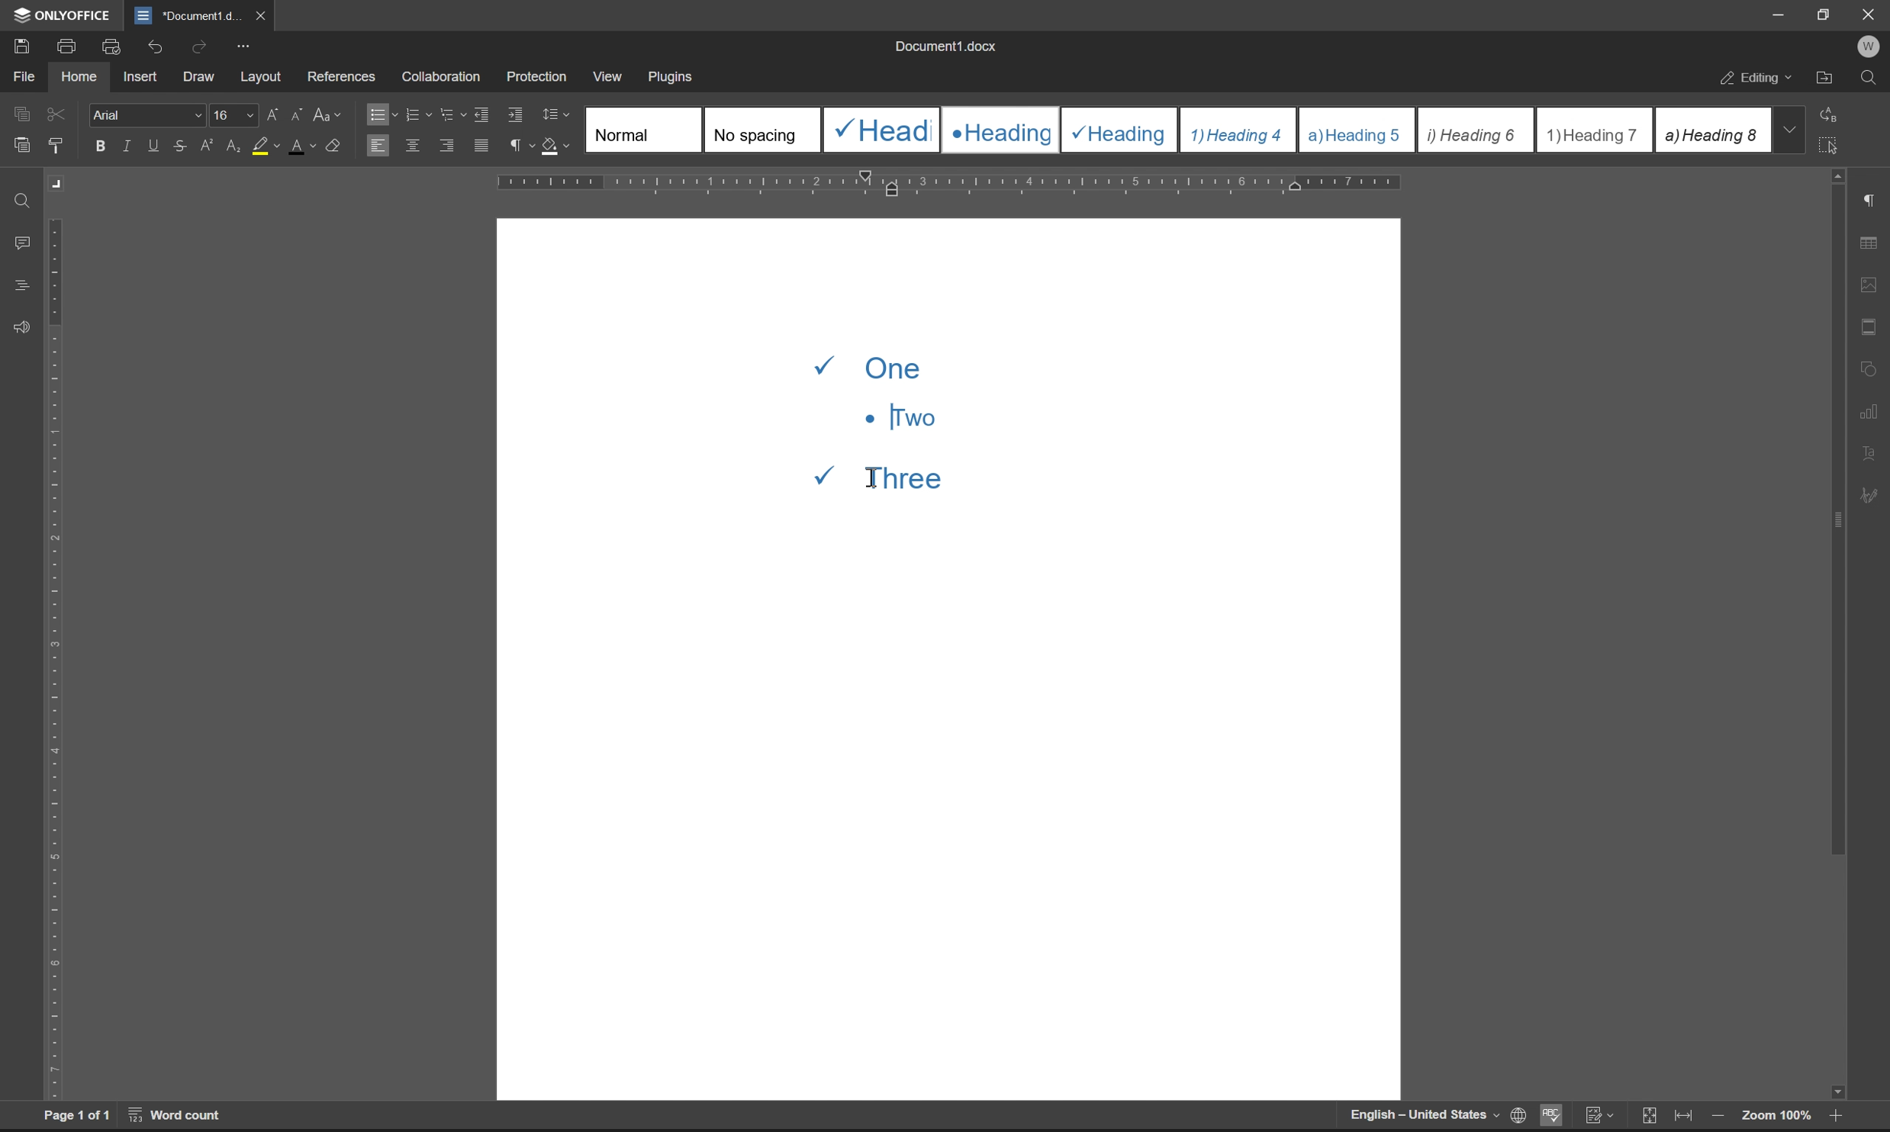 This screenshot has height=1132, width=1890. Describe the element at coordinates (1550, 1114) in the screenshot. I see `spell checking` at that location.